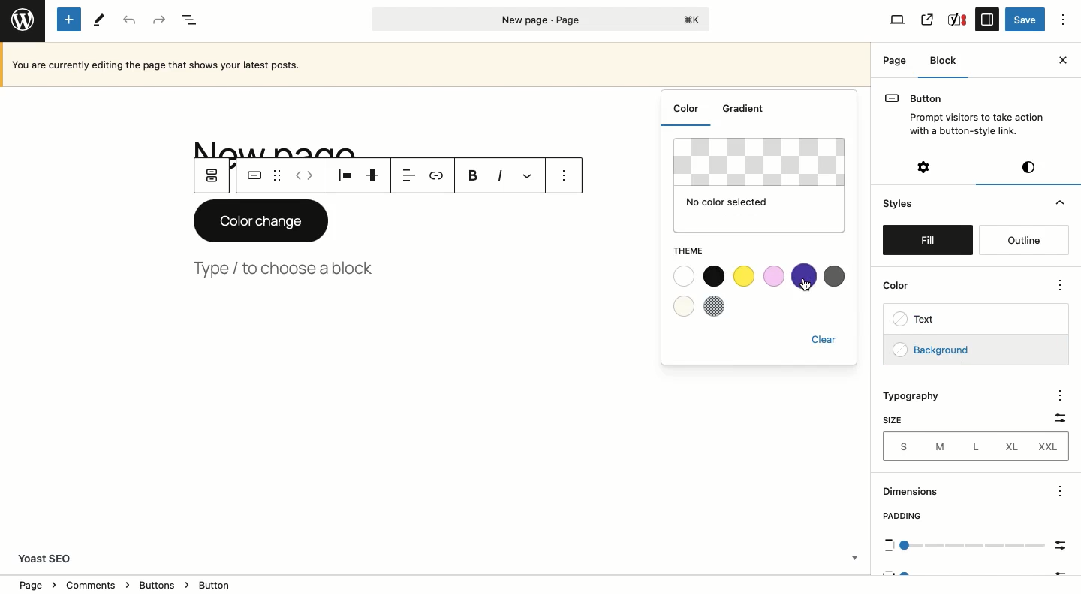 Image resolution: width=1081 pixels, height=594 pixels. Describe the element at coordinates (23, 19) in the screenshot. I see `Wordpress logo` at that location.